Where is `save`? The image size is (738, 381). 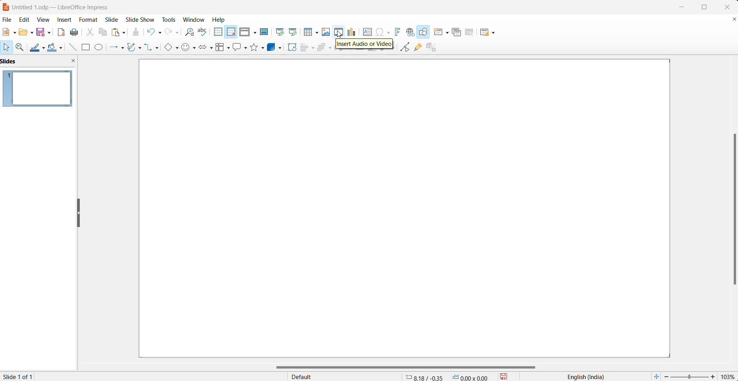
save is located at coordinates (41, 32).